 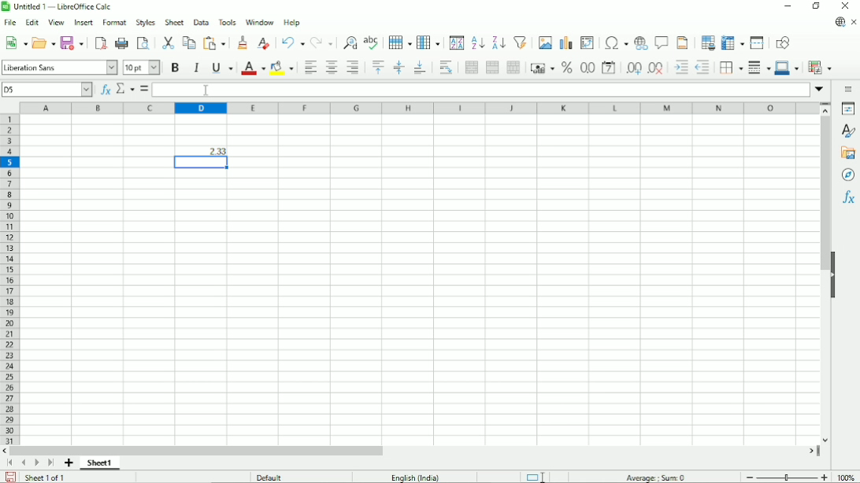 I want to click on Active cell, so click(x=201, y=162).